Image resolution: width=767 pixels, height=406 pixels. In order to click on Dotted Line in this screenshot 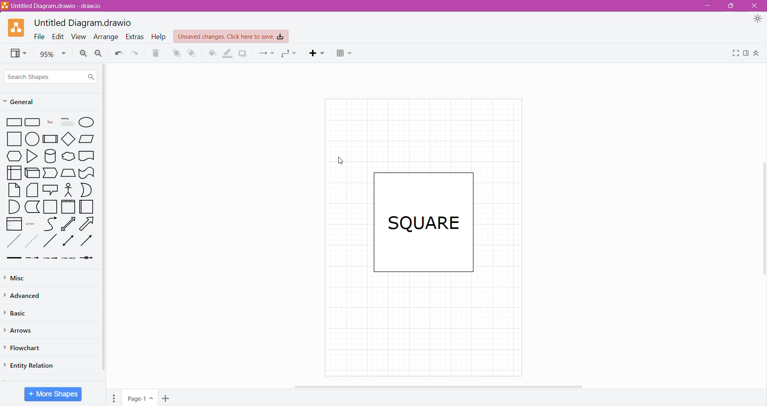, I will do `click(13, 241)`.